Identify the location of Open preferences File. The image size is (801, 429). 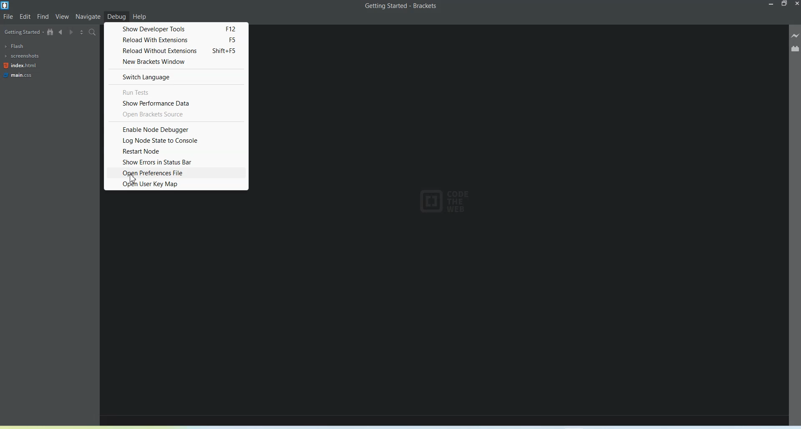
(176, 173).